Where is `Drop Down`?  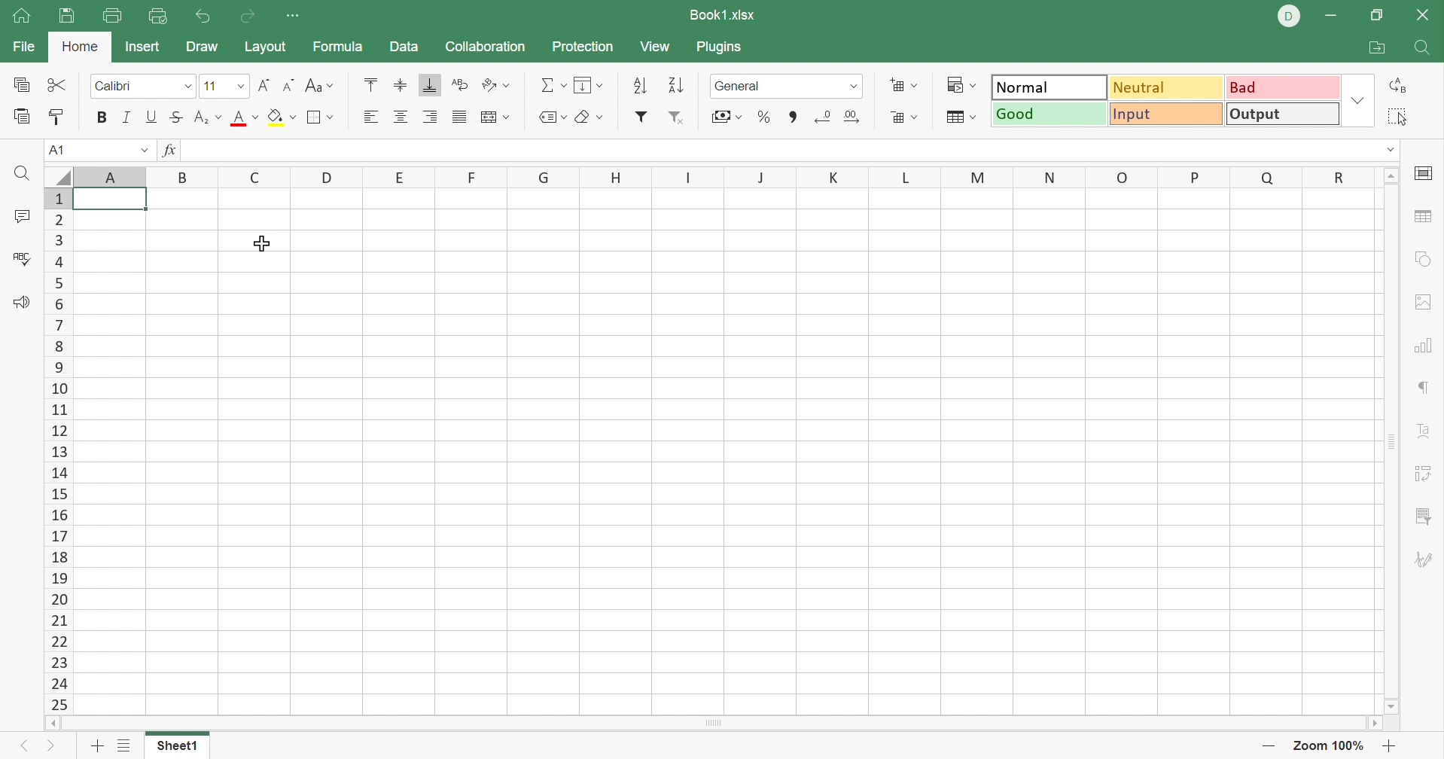 Drop Down is located at coordinates (1390, 149).